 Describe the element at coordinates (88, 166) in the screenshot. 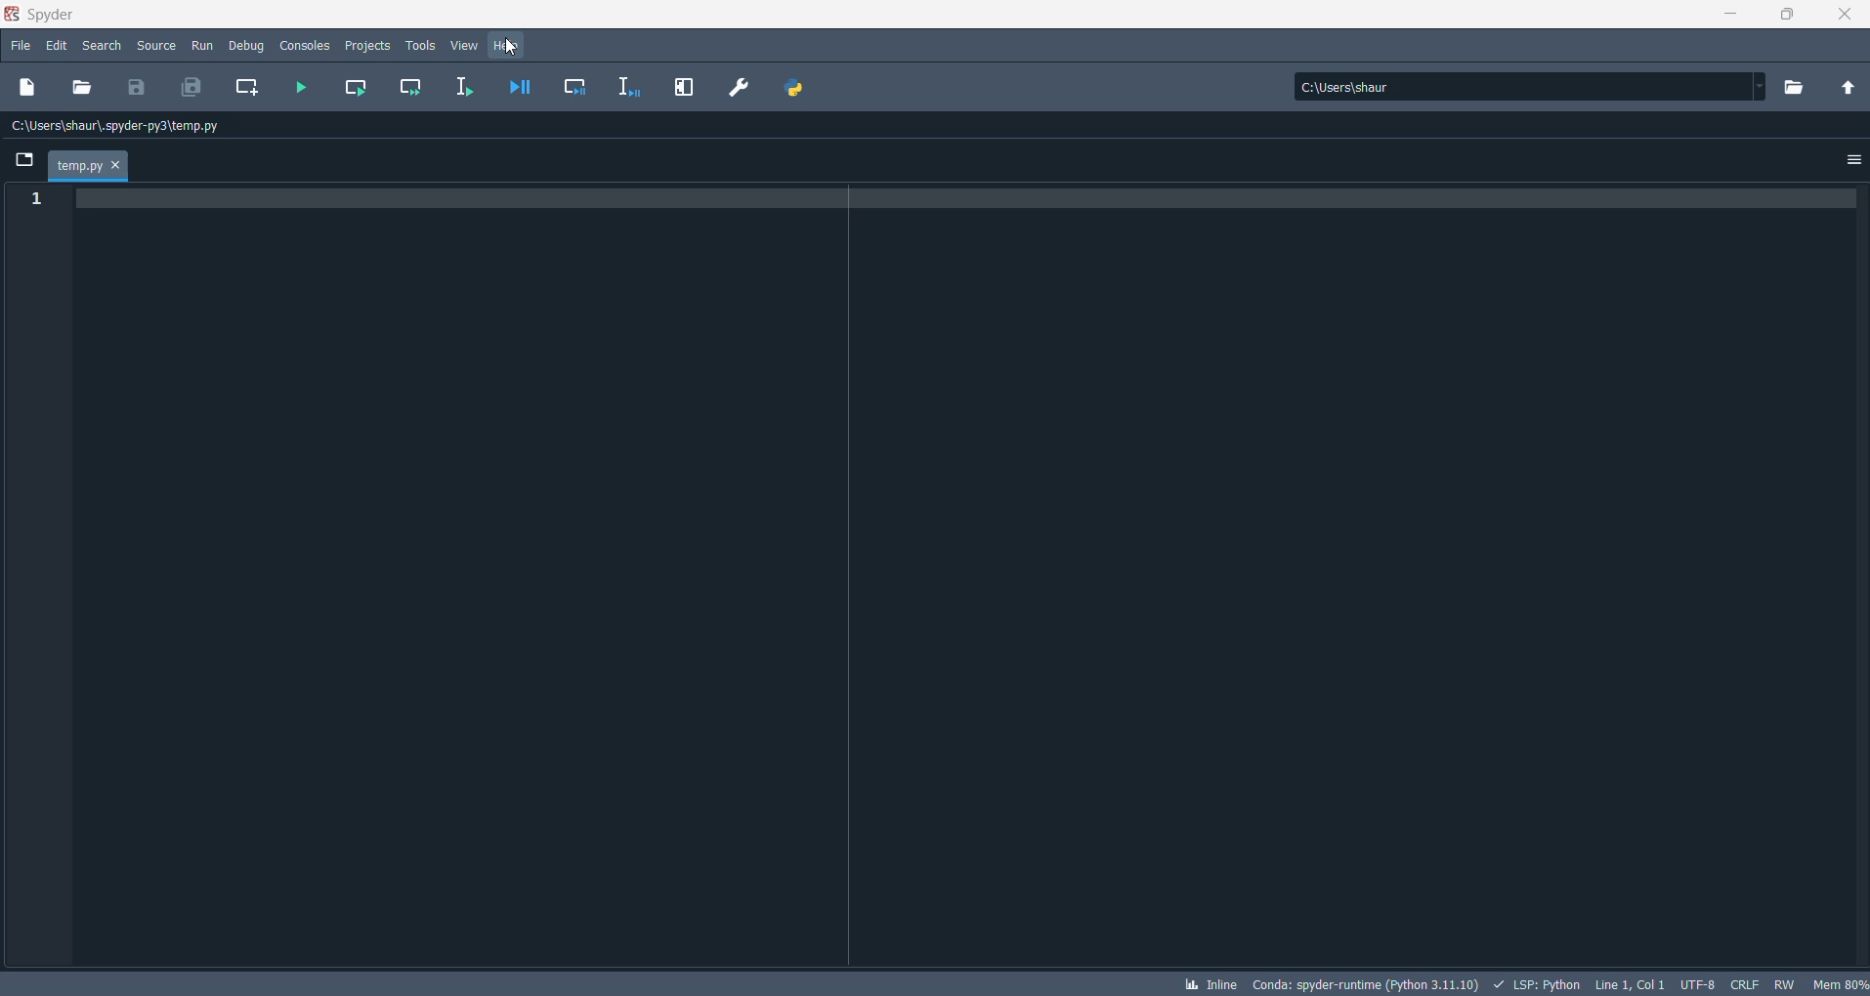

I see `file tab` at that location.